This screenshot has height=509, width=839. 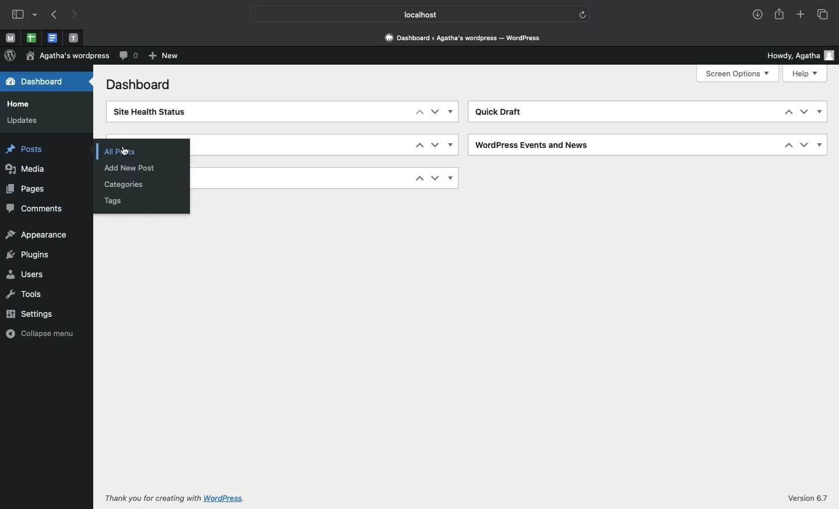 I want to click on Home, so click(x=20, y=104).